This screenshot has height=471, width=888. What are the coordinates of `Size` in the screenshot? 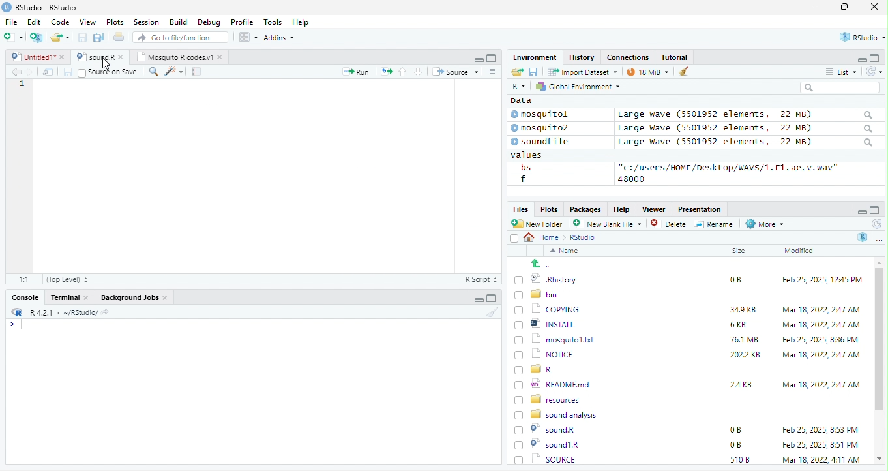 It's located at (739, 251).